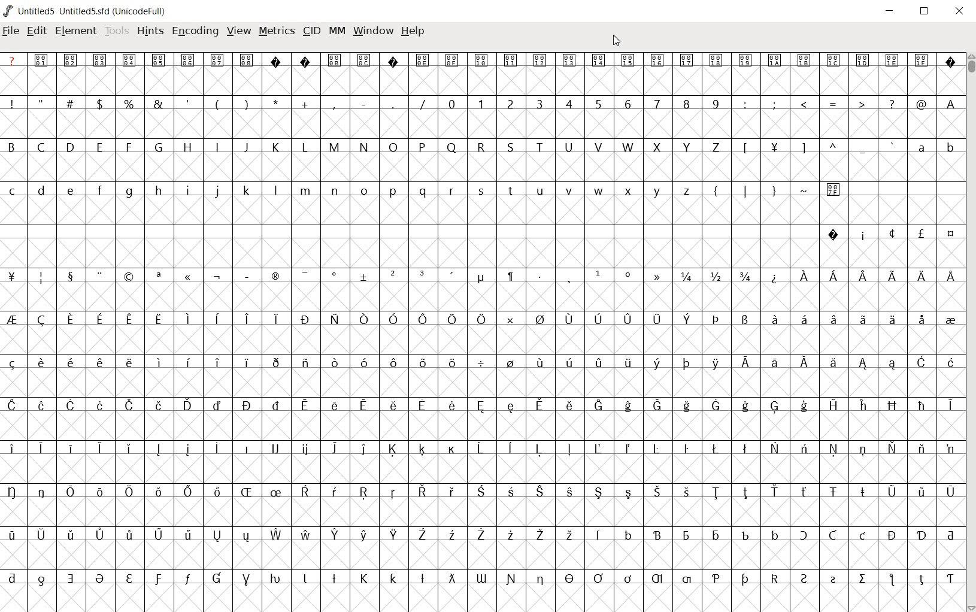 The height and width of the screenshot is (612, 976). What do you see at coordinates (187, 449) in the screenshot?
I see `Symbol` at bounding box center [187, 449].